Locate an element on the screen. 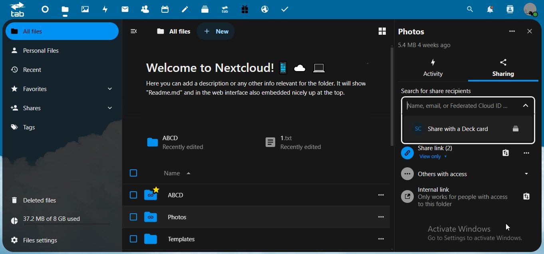  internal link is located at coordinates (465, 196).